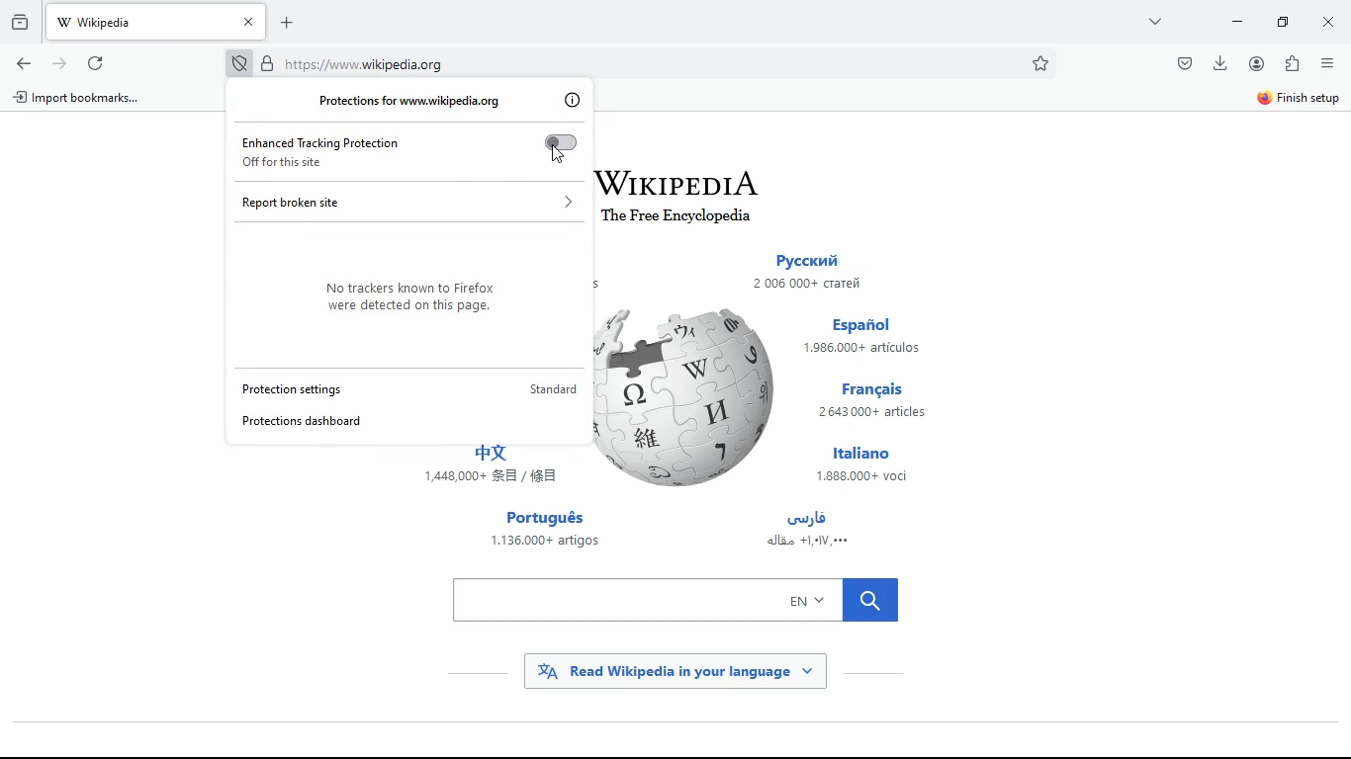 The height and width of the screenshot is (759, 1351). Describe the element at coordinates (684, 394) in the screenshot. I see `wikipedia logo` at that location.